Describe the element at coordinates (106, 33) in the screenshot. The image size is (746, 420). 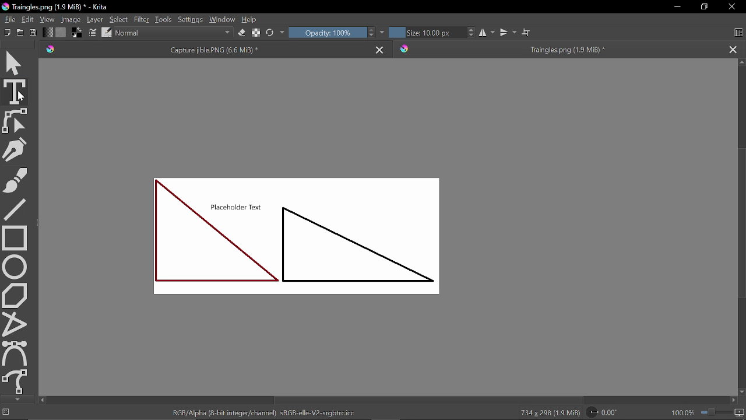
I see `choose brush preset` at that location.